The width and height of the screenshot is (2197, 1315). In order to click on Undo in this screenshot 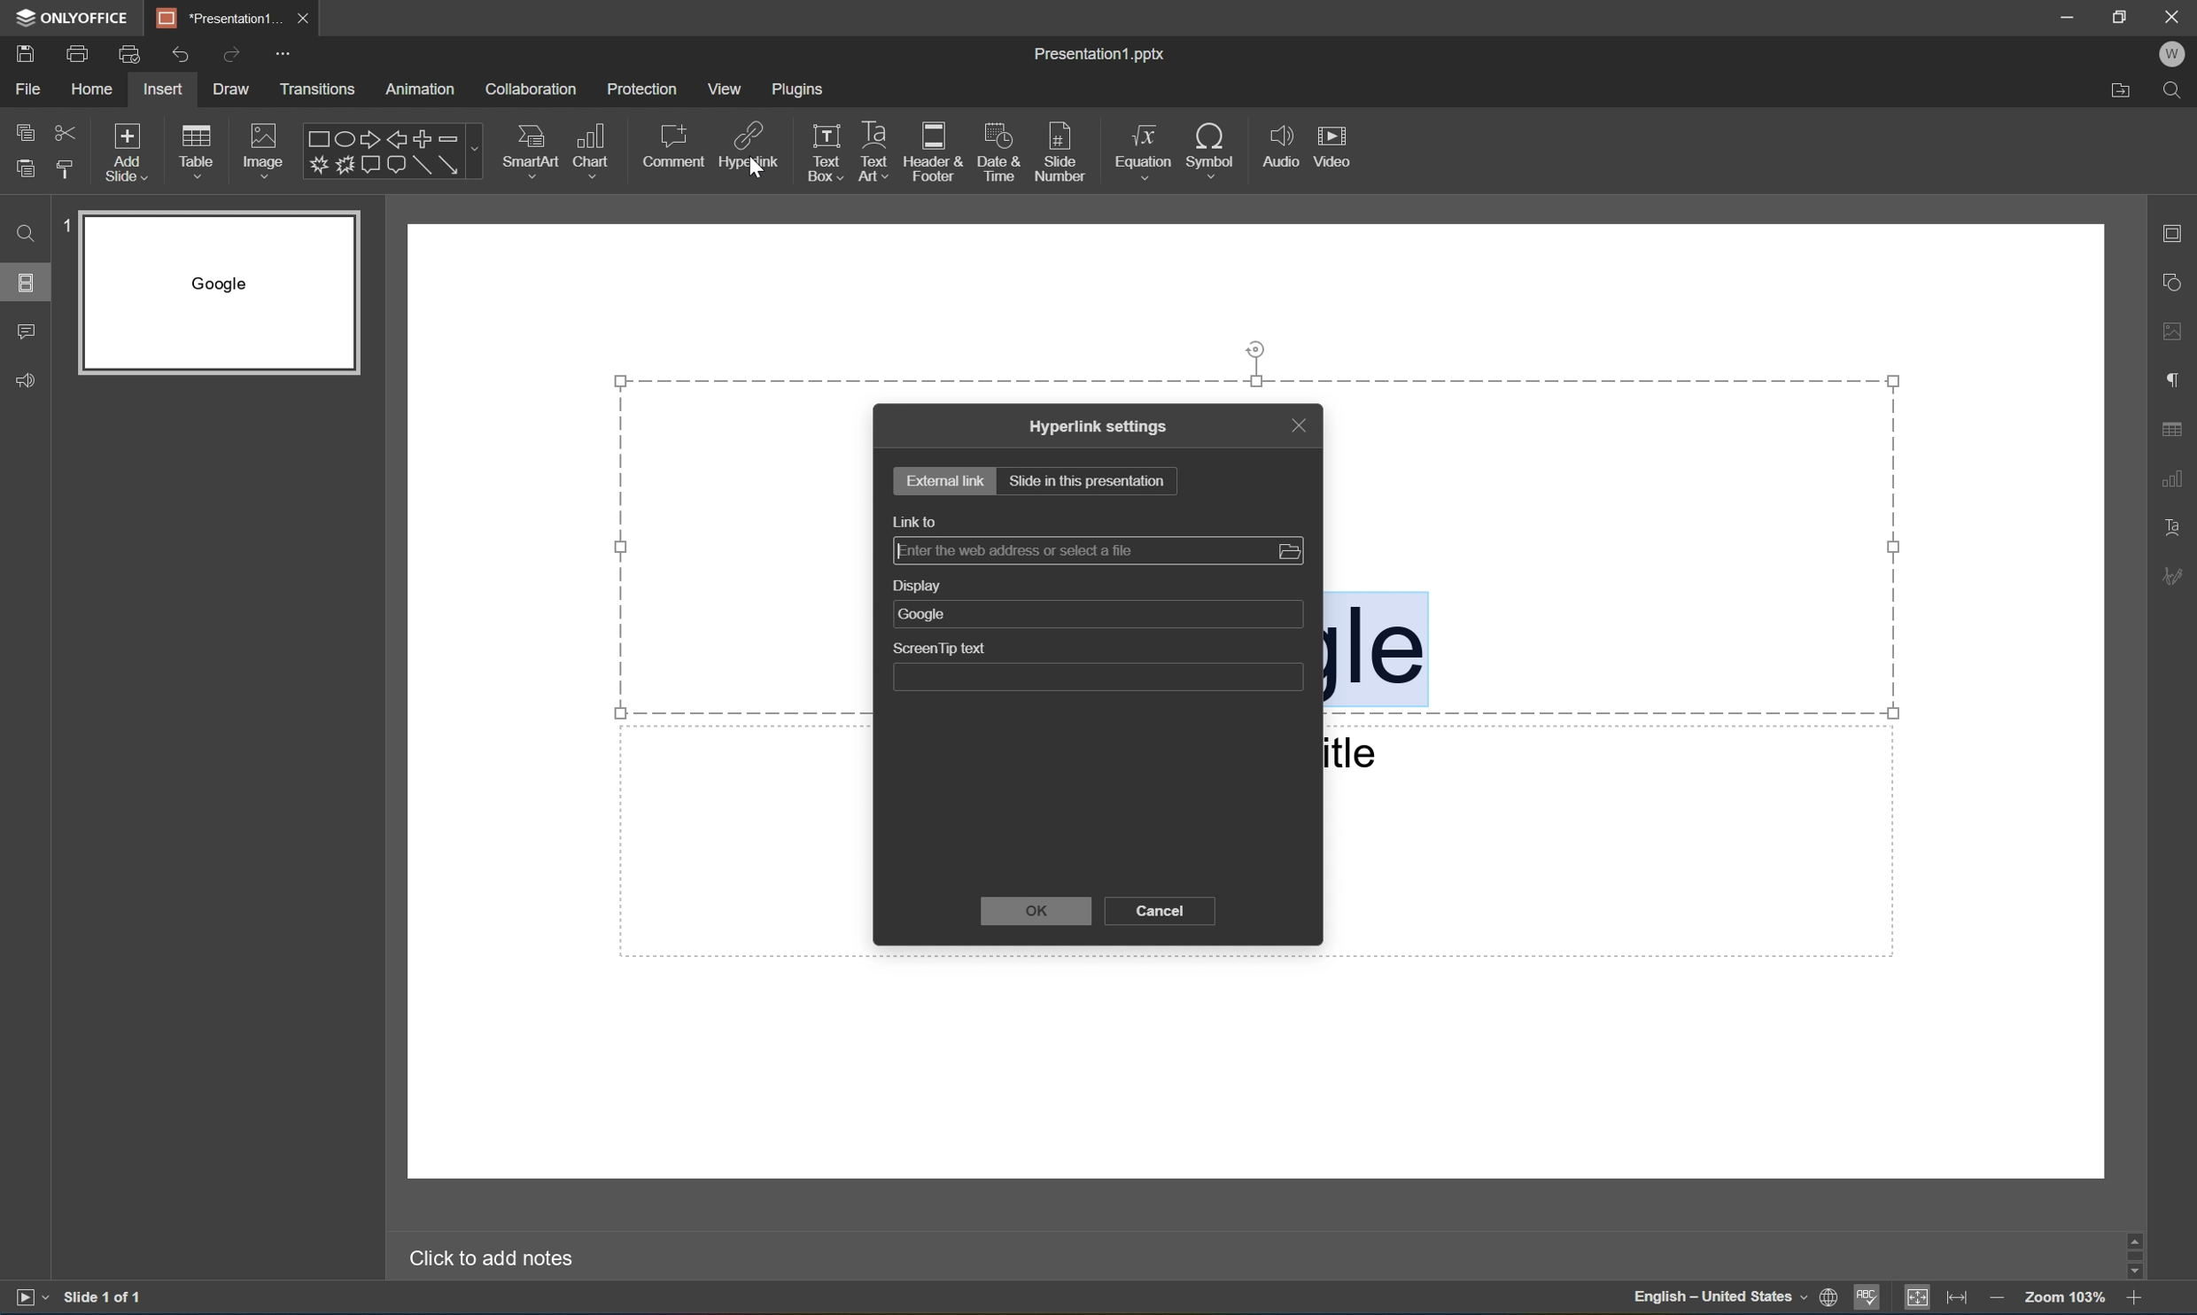, I will do `click(180, 57)`.